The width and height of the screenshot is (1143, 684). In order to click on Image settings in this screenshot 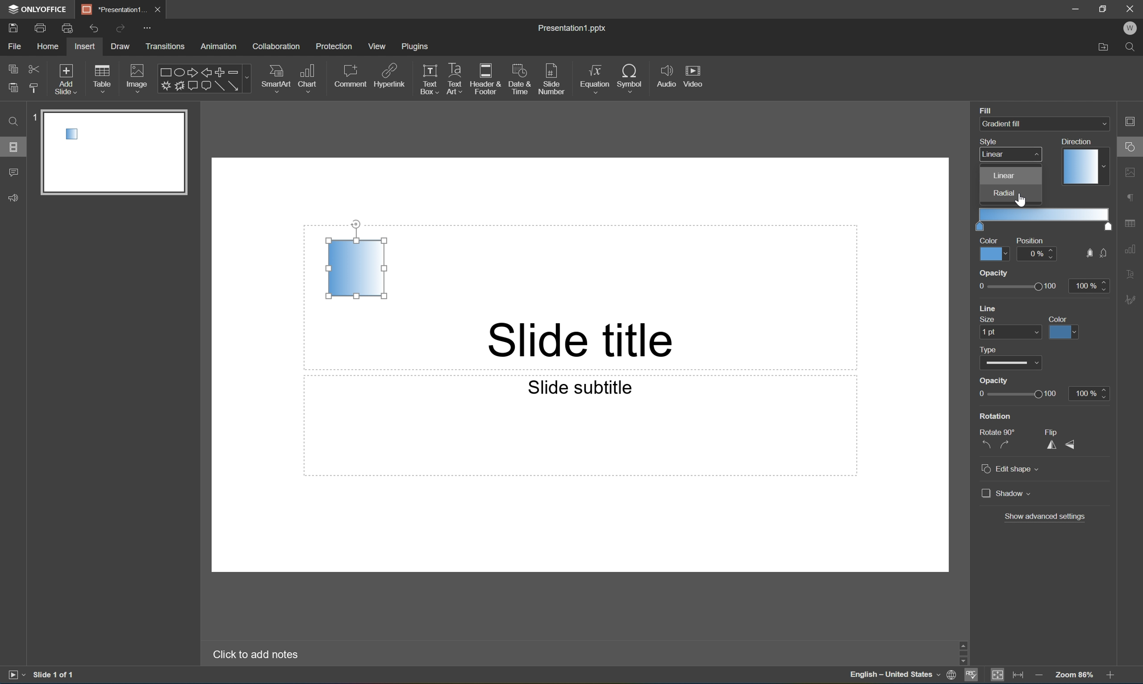, I will do `click(1133, 171)`.